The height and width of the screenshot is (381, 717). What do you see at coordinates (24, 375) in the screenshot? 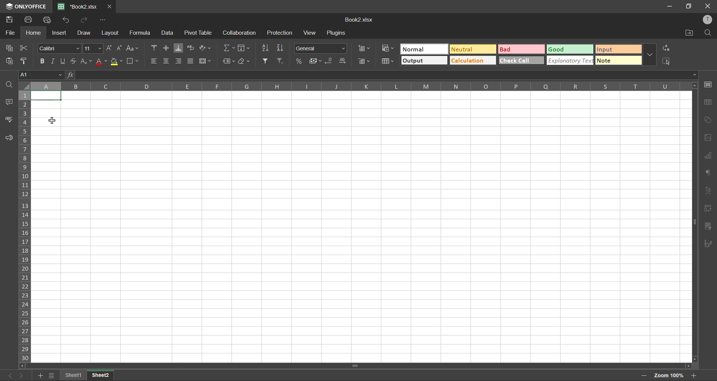
I see `next` at bounding box center [24, 375].